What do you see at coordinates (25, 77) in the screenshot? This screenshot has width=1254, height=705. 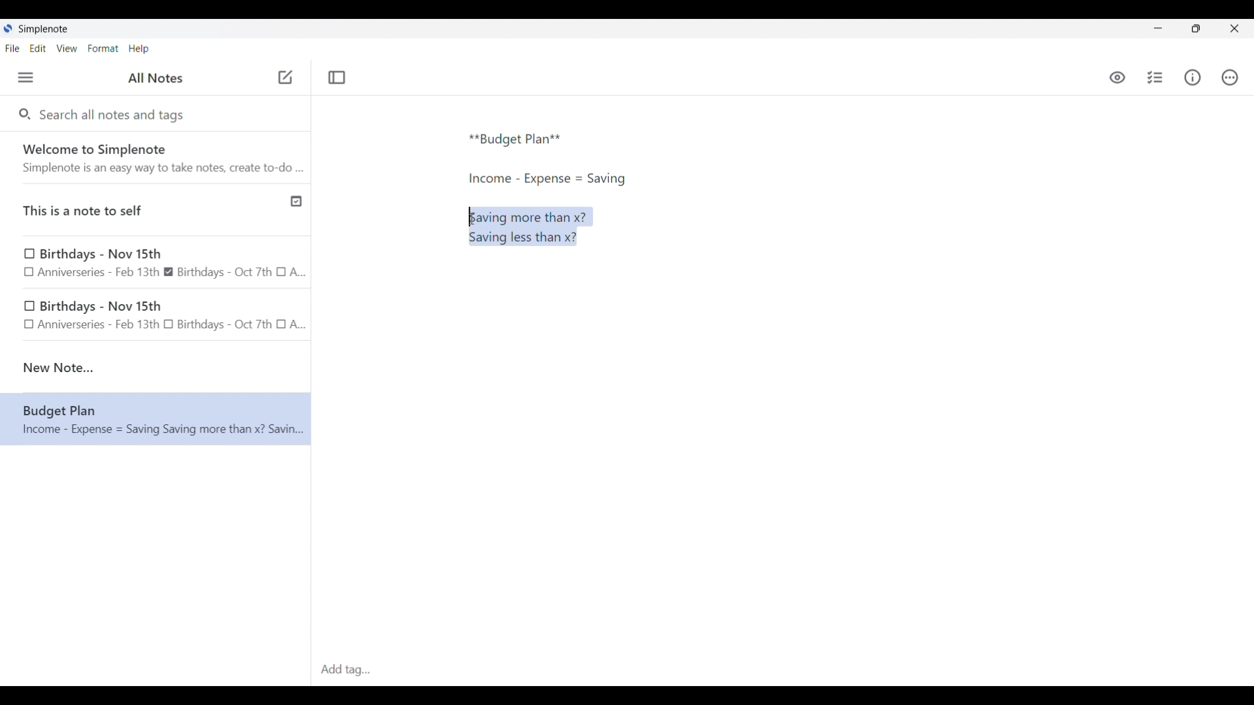 I see `Menu` at bounding box center [25, 77].